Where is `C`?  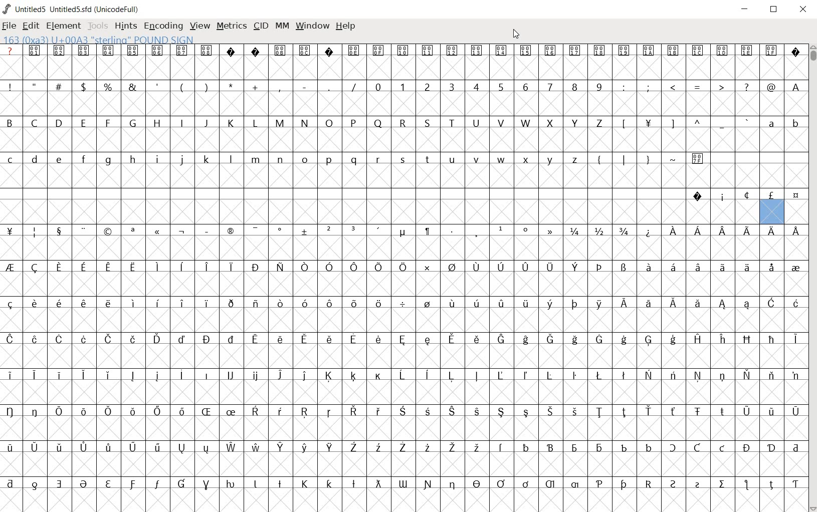
C is located at coordinates (36, 124).